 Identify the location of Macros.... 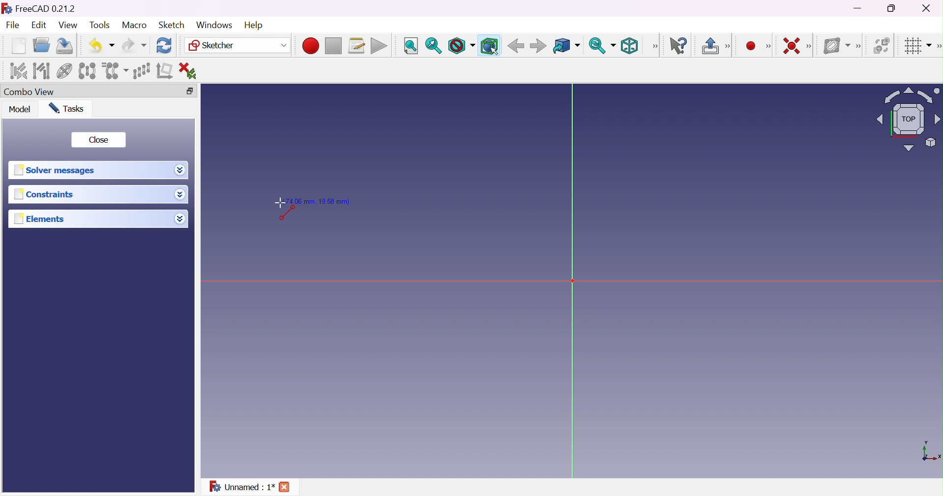
(357, 46).